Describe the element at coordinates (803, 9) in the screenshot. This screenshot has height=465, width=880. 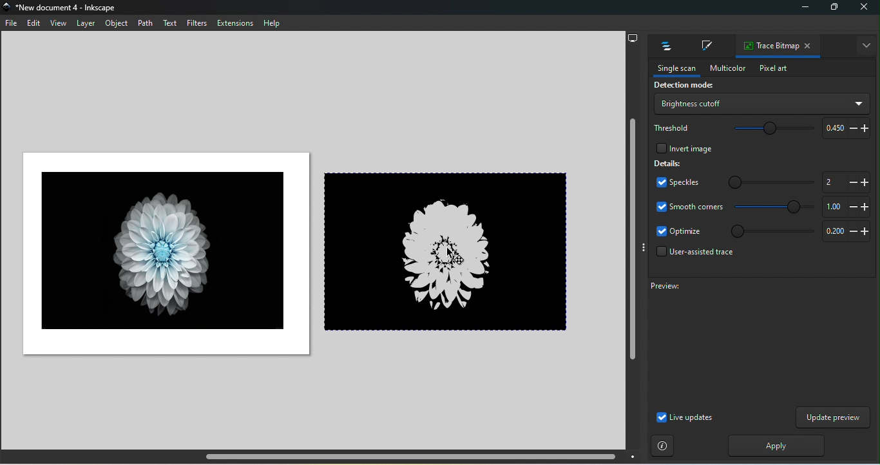
I see `Minimize` at that location.